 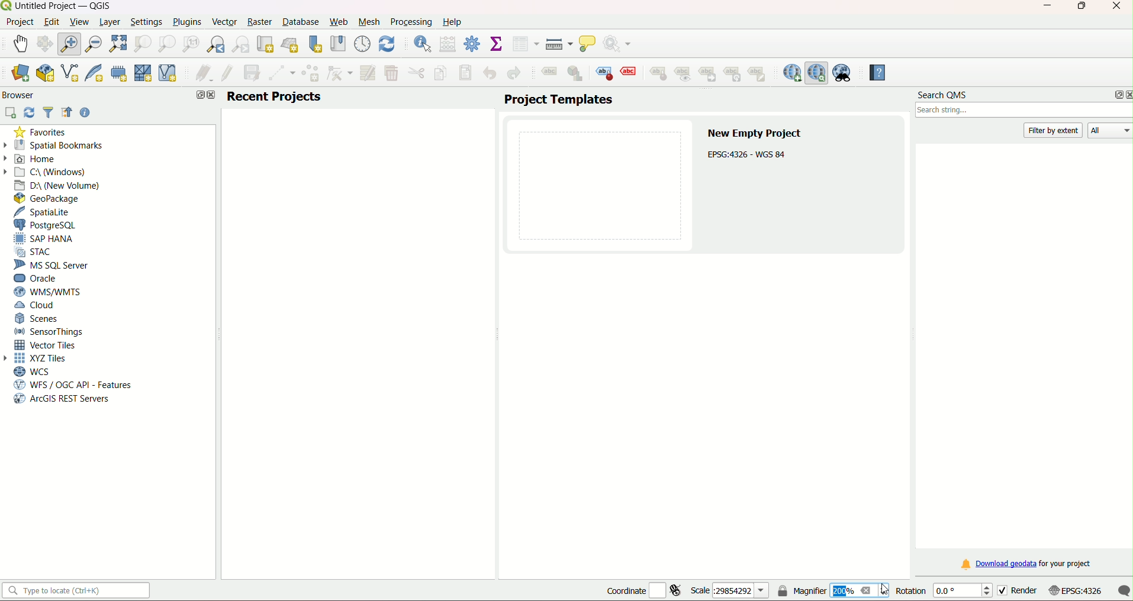 What do you see at coordinates (92, 73) in the screenshot?
I see `new spatialite layer` at bounding box center [92, 73].